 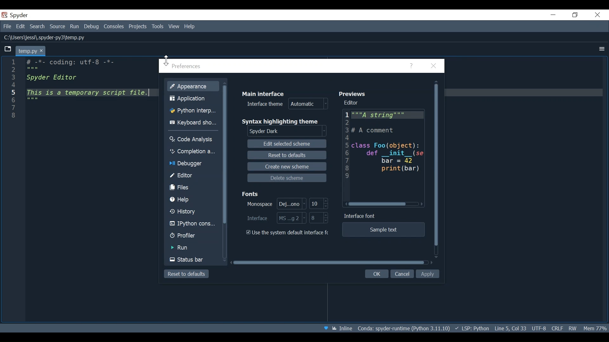 What do you see at coordinates (193, 164) in the screenshot?
I see `Debugger` at bounding box center [193, 164].